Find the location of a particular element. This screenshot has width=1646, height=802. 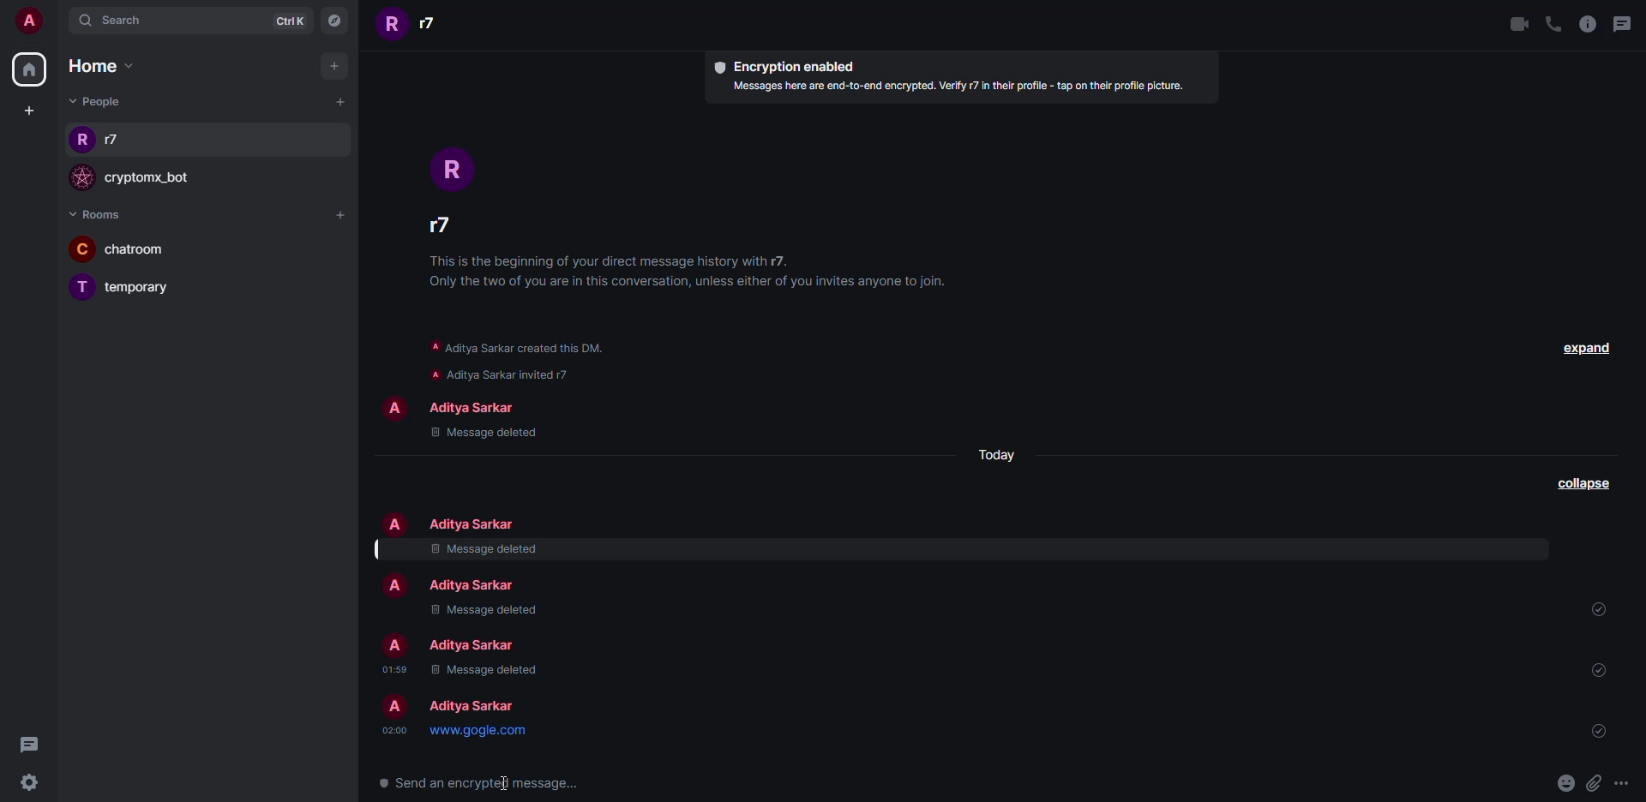

add is located at coordinates (342, 215).